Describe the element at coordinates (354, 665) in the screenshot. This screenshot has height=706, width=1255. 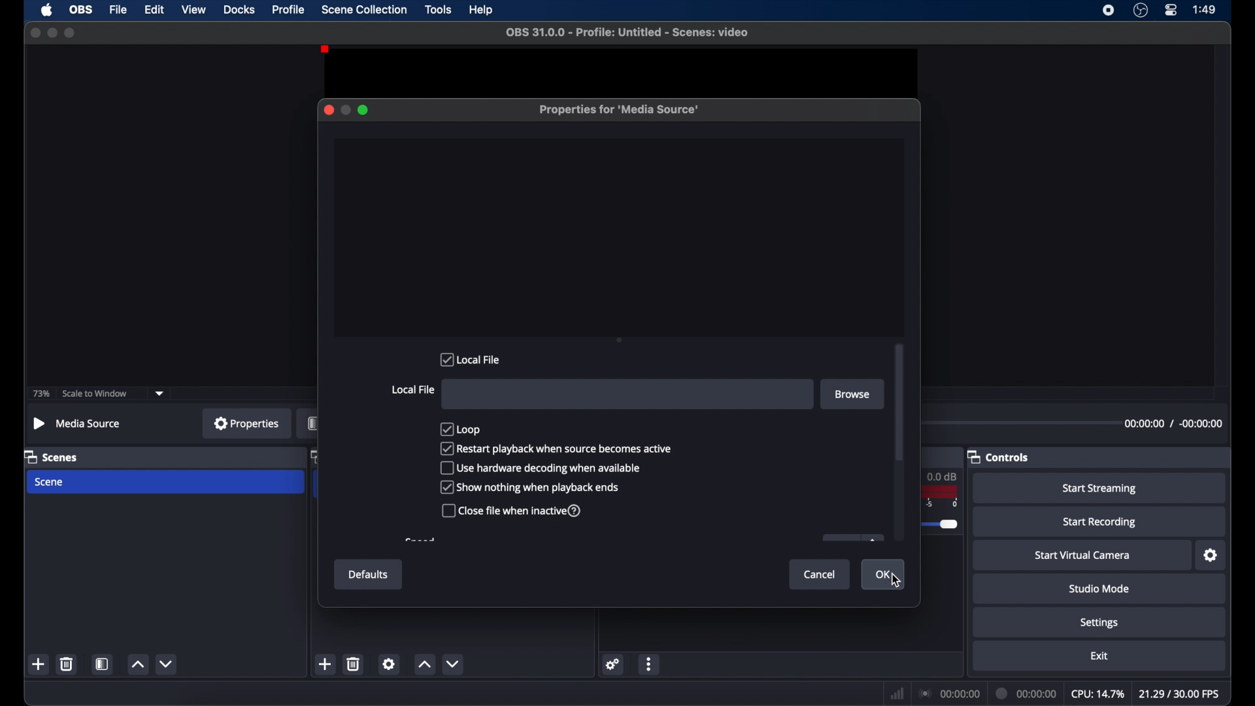
I see `delete` at that location.